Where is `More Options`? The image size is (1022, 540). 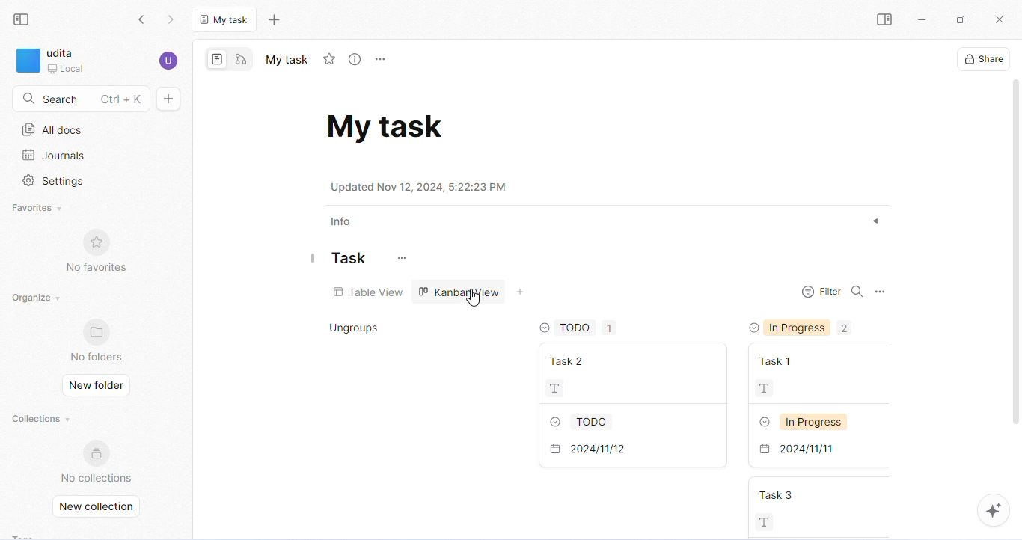
More Options is located at coordinates (878, 292).